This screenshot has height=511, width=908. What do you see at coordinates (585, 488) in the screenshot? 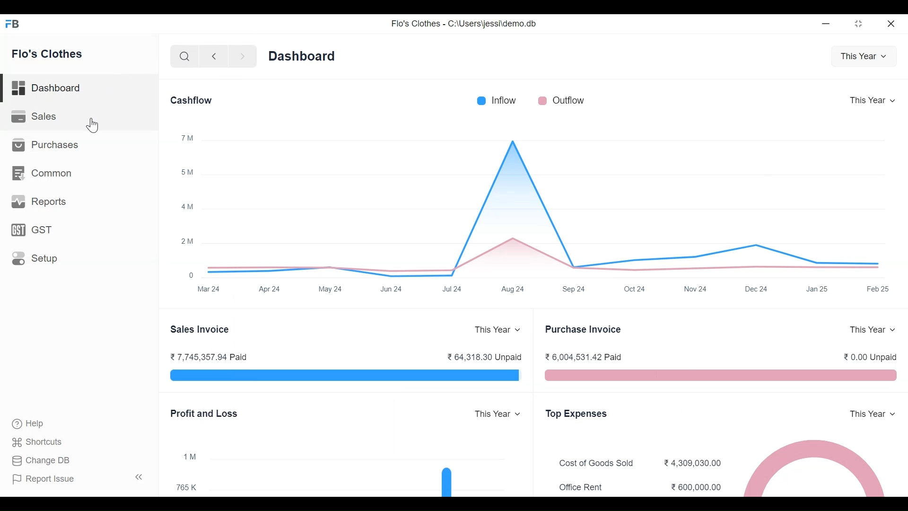
I see `Office Rent` at bounding box center [585, 488].